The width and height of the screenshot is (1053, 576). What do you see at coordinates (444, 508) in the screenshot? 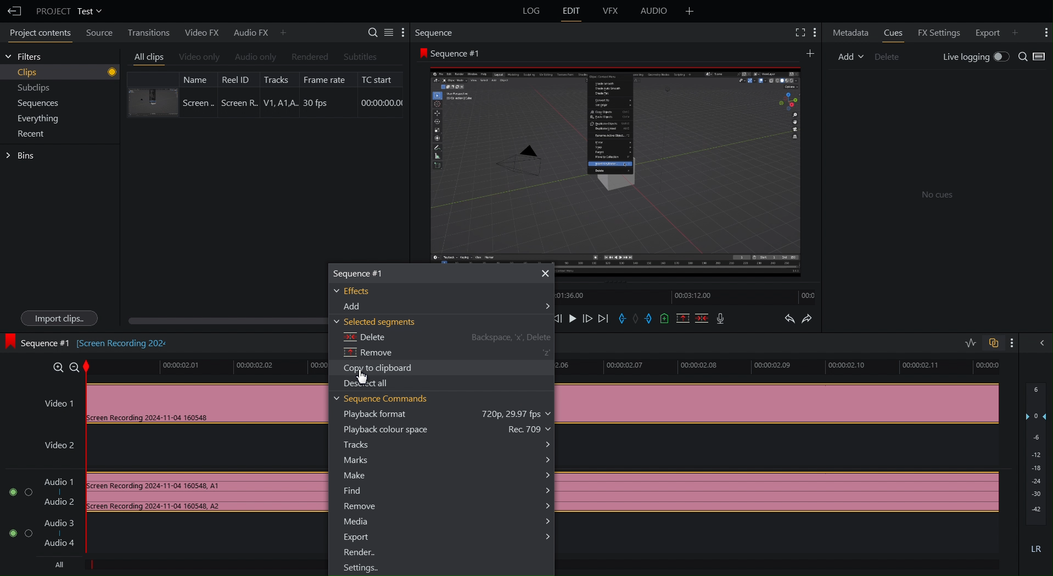
I see `Remove` at bounding box center [444, 508].